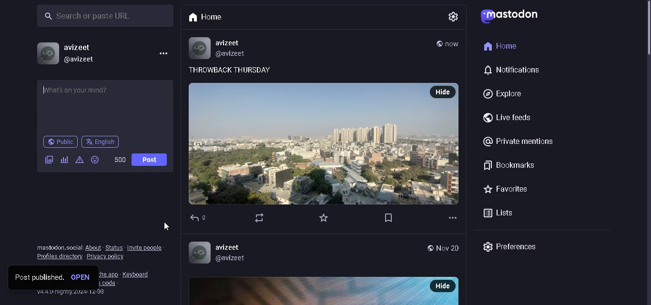  What do you see at coordinates (209, 19) in the screenshot?
I see `Home tab` at bounding box center [209, 19].